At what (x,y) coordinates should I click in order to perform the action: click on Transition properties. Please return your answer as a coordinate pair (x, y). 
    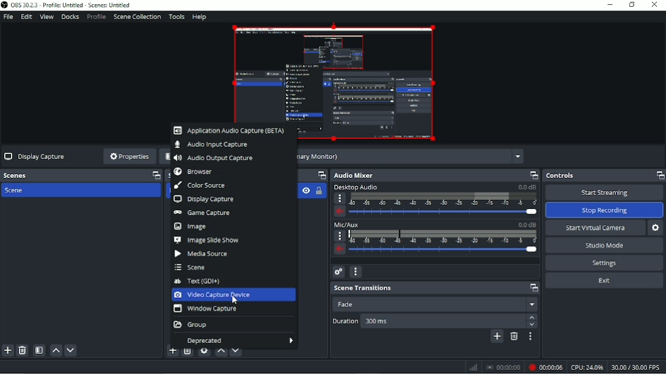
    Looking at the image, I should click on (531, 336).